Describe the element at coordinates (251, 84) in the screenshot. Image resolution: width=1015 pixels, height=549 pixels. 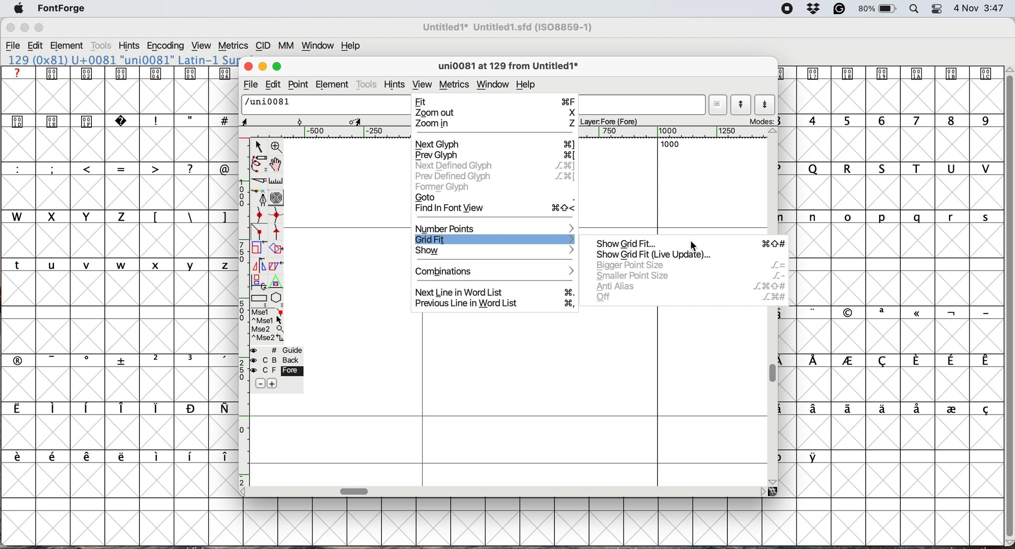
I see `file` at that location.